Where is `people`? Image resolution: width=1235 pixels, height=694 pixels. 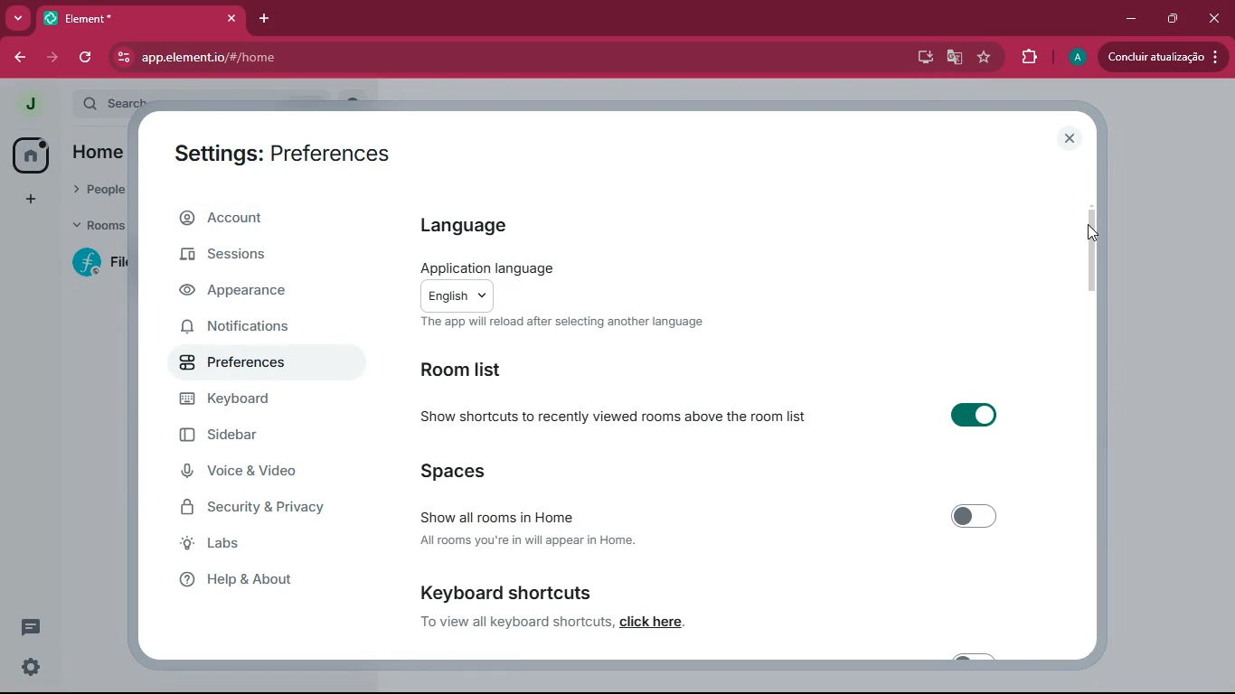
people is located at coordinates (97, 186).